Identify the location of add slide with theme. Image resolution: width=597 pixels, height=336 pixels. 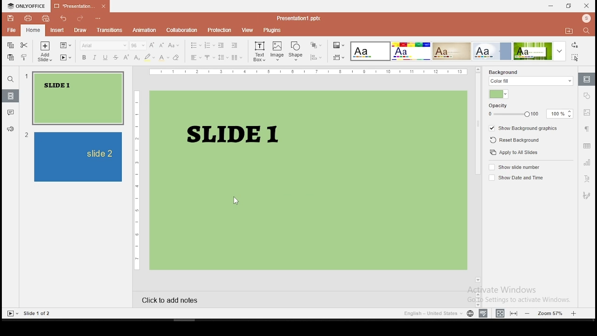
(45, 58).